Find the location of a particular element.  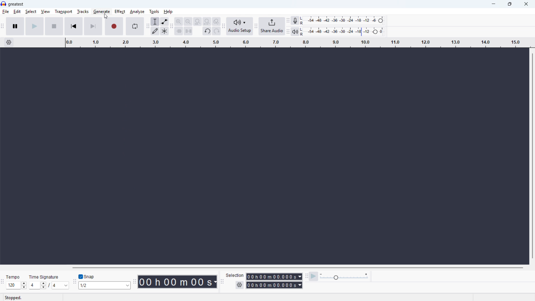

file is located at coordinates (6, 12).